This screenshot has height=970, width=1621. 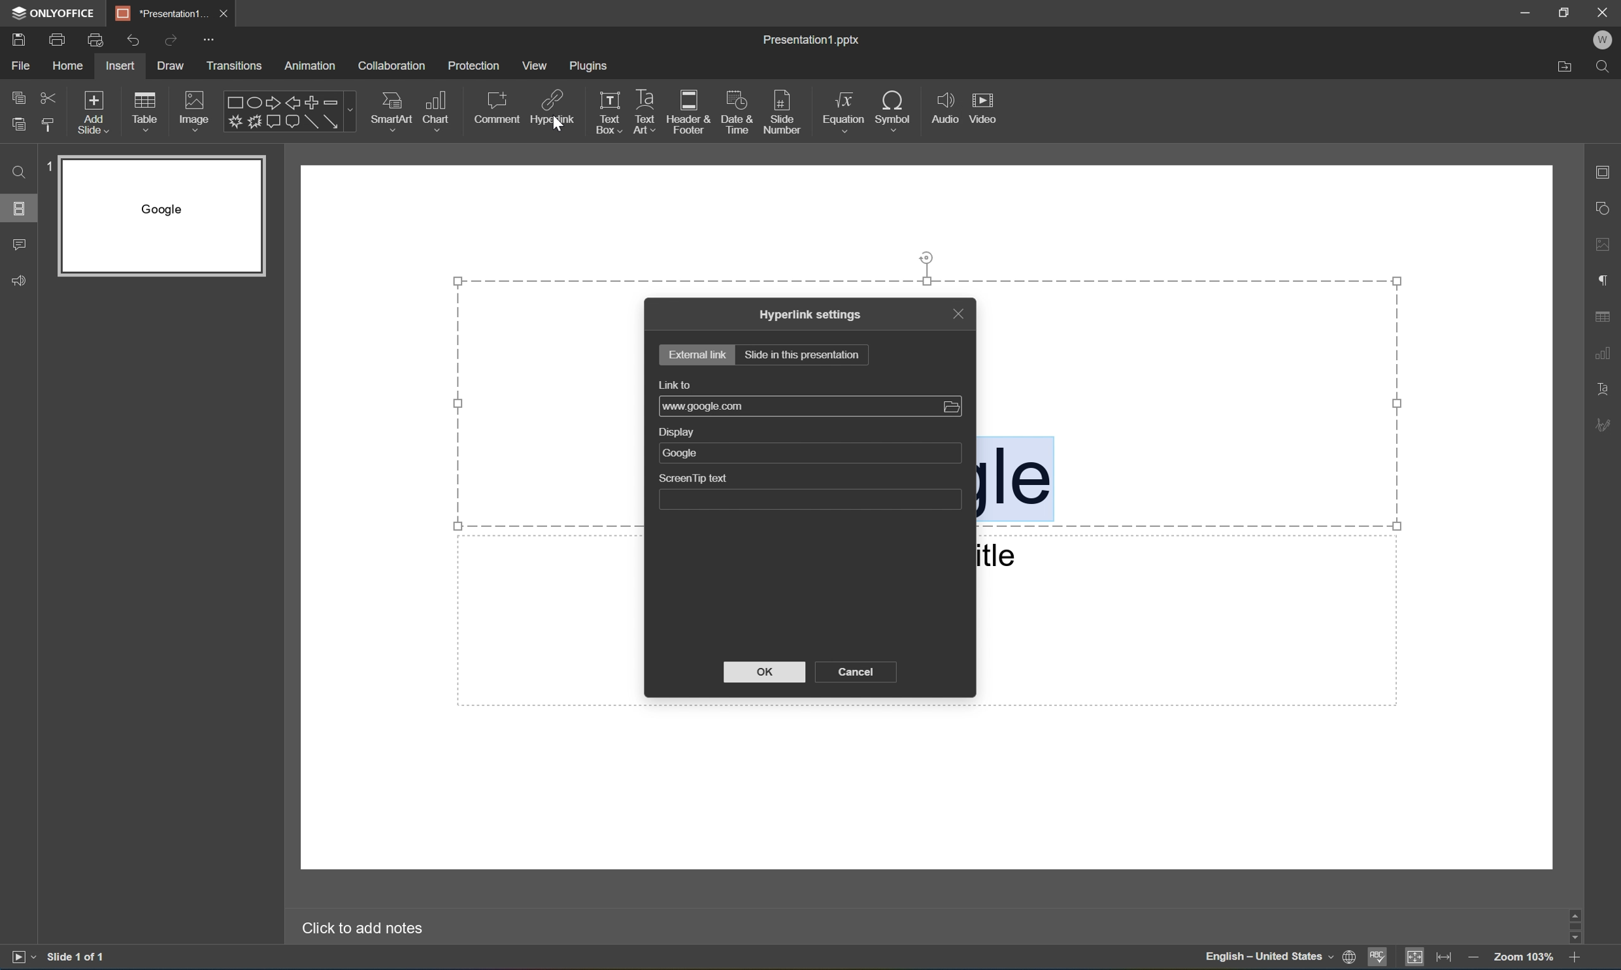 I want to click on Chart settings, so click(x=1603, y=353).